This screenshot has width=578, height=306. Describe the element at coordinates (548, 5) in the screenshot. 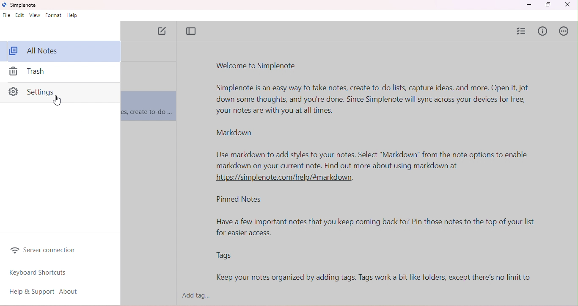

I see `maximize` at that location.